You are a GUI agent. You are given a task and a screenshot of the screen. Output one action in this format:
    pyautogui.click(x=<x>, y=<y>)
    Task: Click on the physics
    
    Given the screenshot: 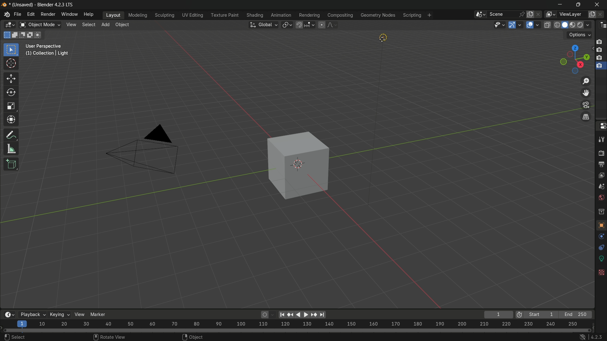 What is the action you would take?
    pyautogui.click(x=600, y=260)
    